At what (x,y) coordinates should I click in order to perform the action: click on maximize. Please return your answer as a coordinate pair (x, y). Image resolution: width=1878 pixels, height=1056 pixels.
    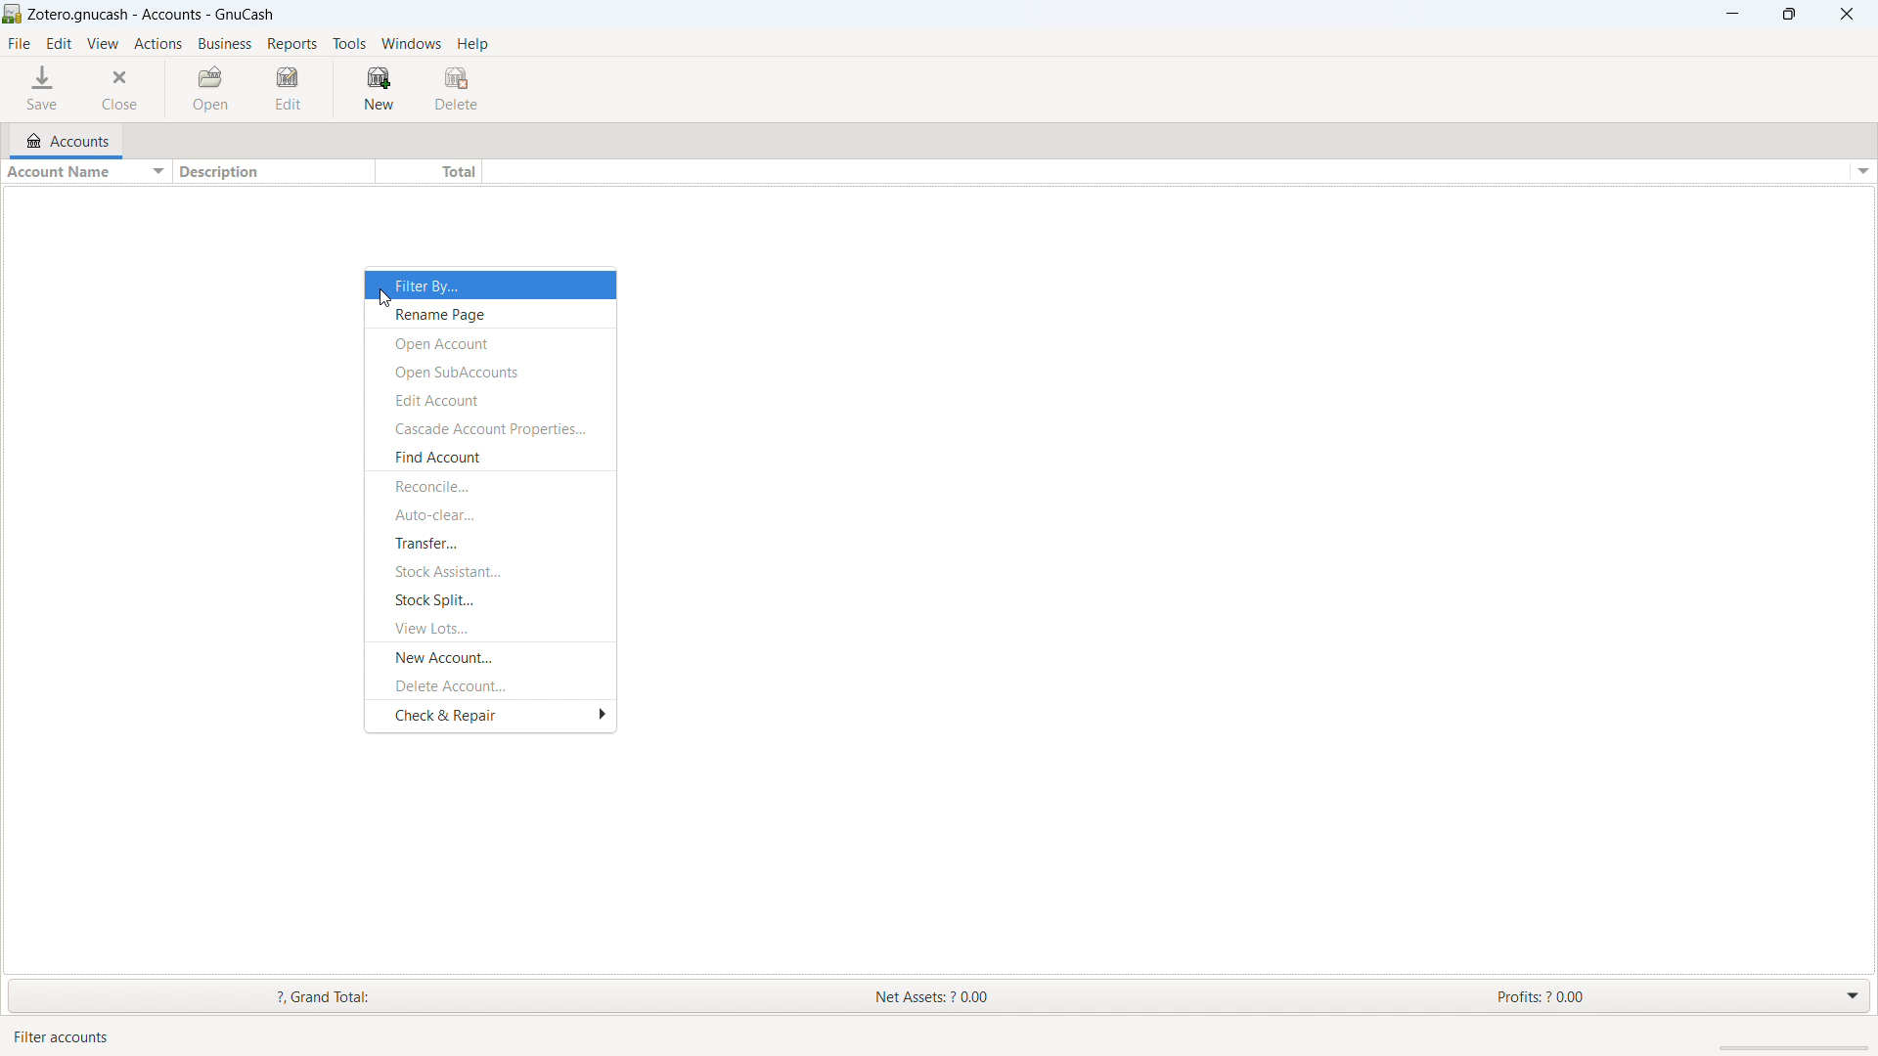
    Looking at the image, I should click on (1789, 14).